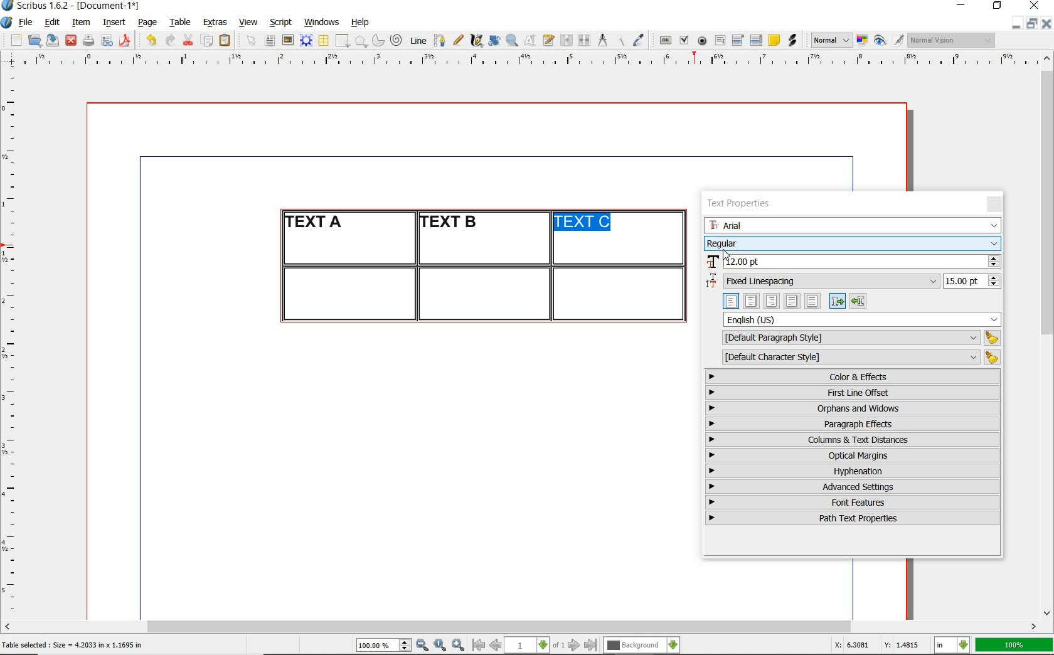 This screenshot has width=1054, height=655. What do you see at coordinates (359, 23) in the screenshot?
I see `help` at bounding box center [359, 23].